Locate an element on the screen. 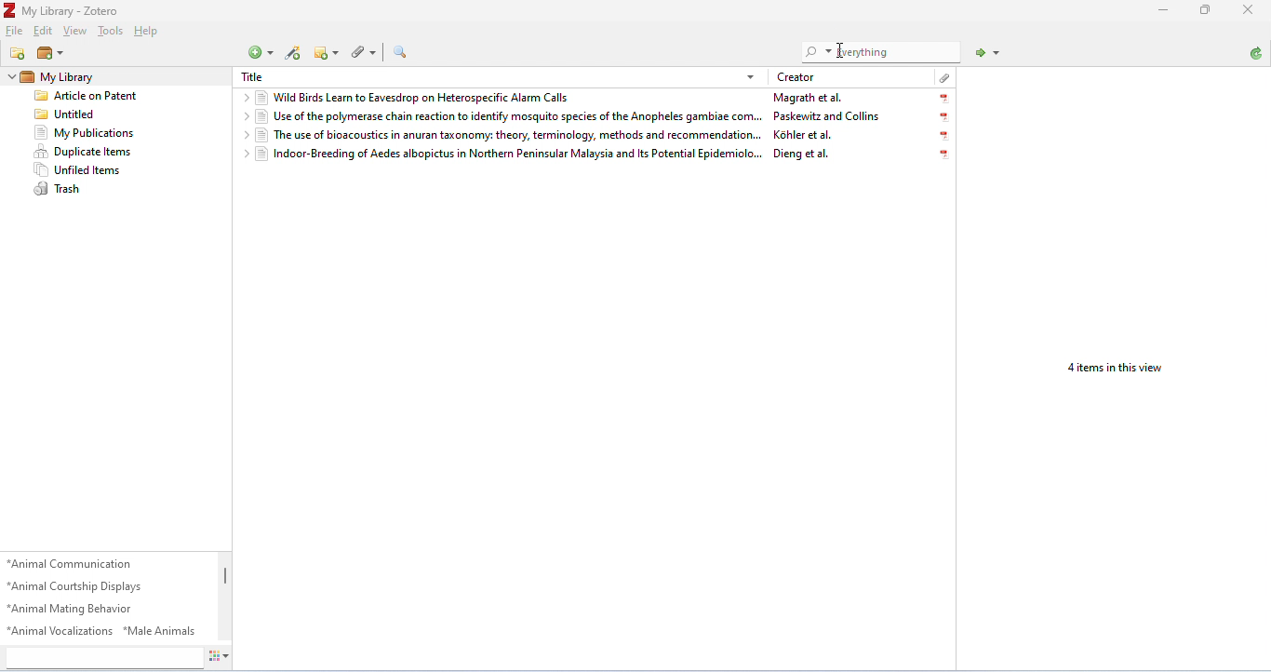  Untitled is located at coordinates (97, 113).